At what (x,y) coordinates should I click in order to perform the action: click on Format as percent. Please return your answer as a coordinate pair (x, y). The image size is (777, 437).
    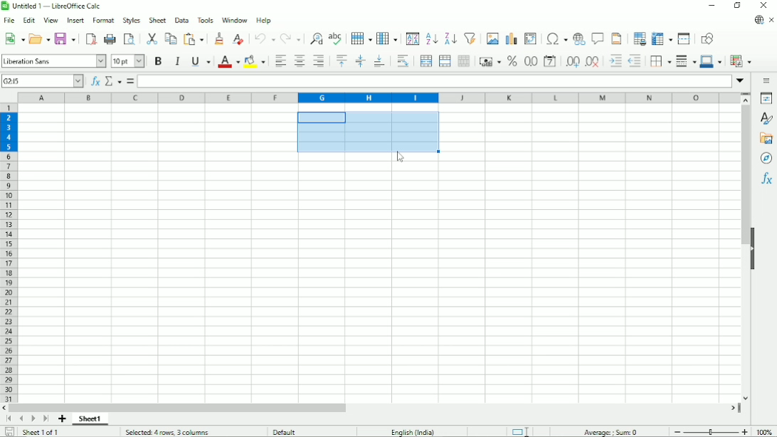
    Looking at the image, I should click on (512, 61).